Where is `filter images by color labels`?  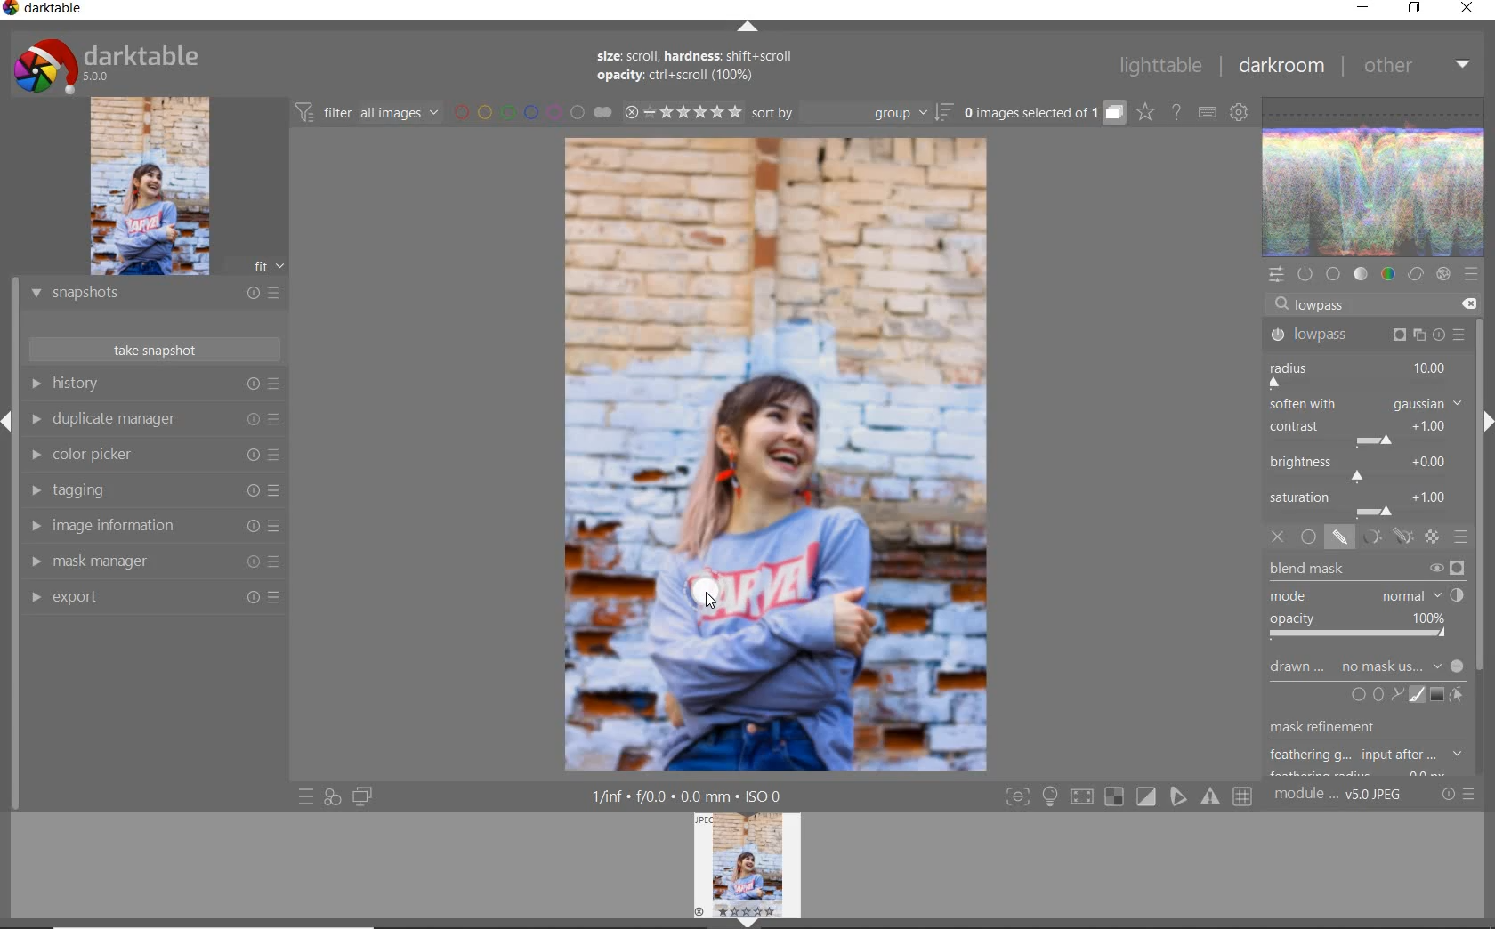
filter images by color labels is located at coordinates (532, 113).